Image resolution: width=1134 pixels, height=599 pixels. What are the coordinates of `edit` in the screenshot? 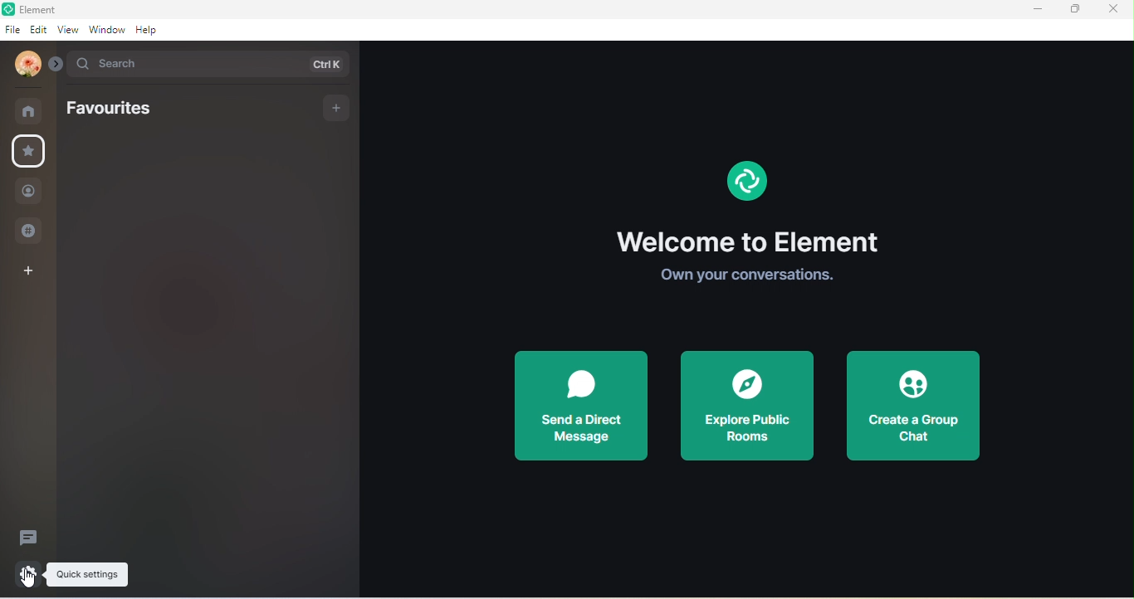 It's located at (37, 29).